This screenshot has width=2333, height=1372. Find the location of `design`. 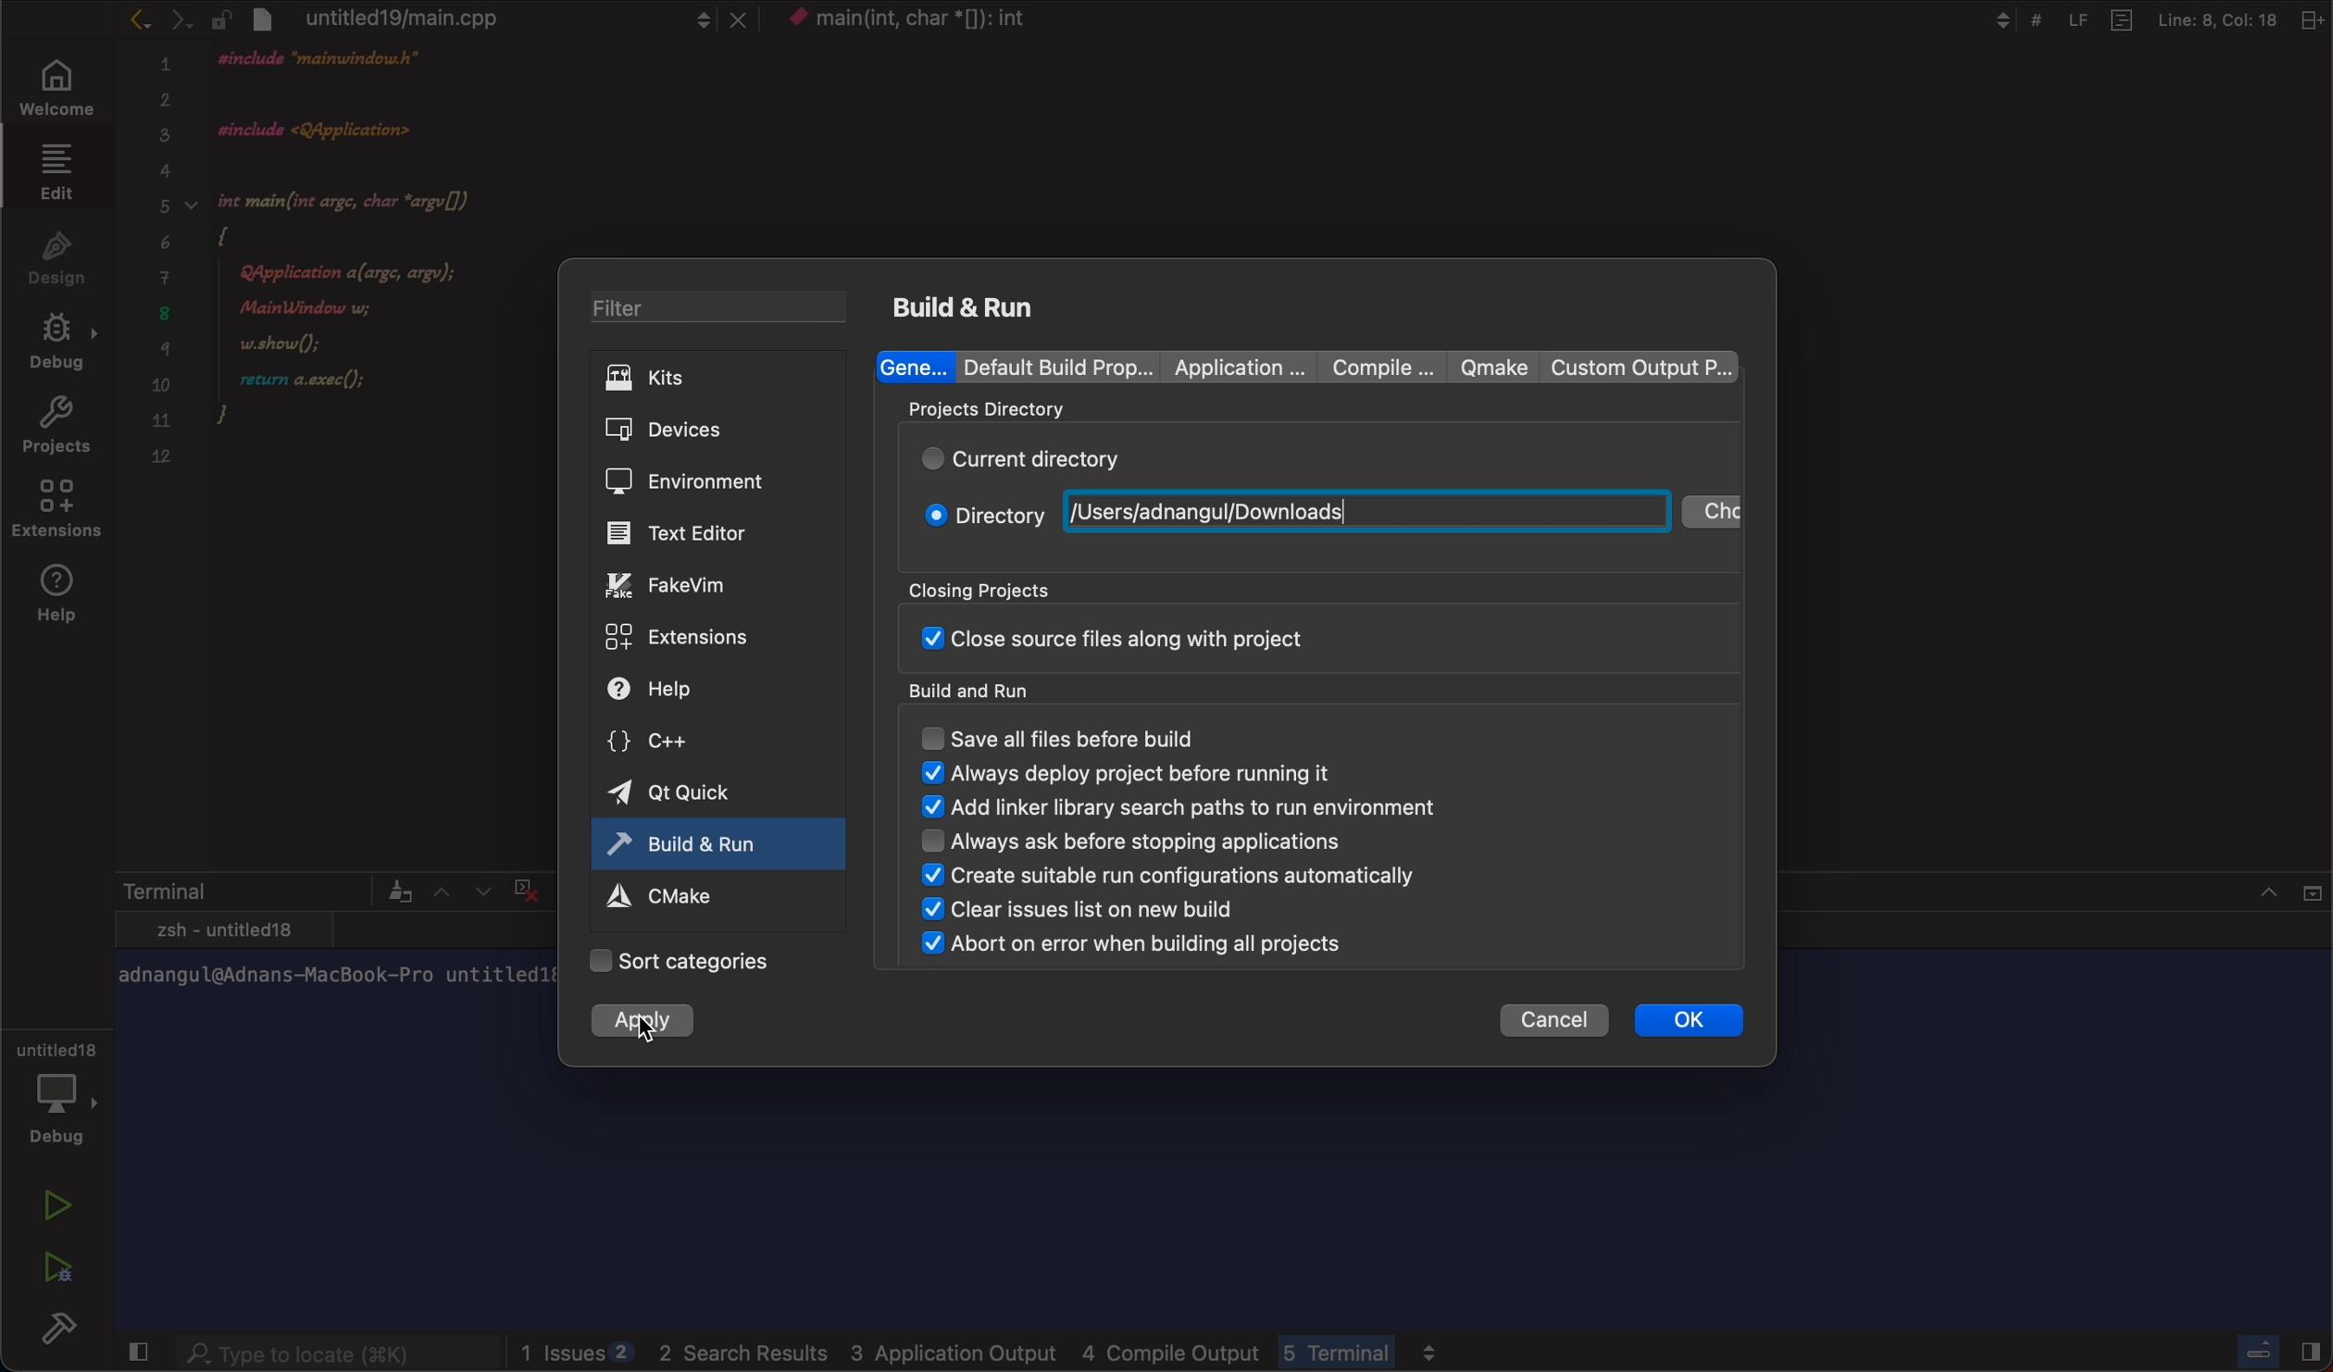

design is located at coordinates (59, 253).